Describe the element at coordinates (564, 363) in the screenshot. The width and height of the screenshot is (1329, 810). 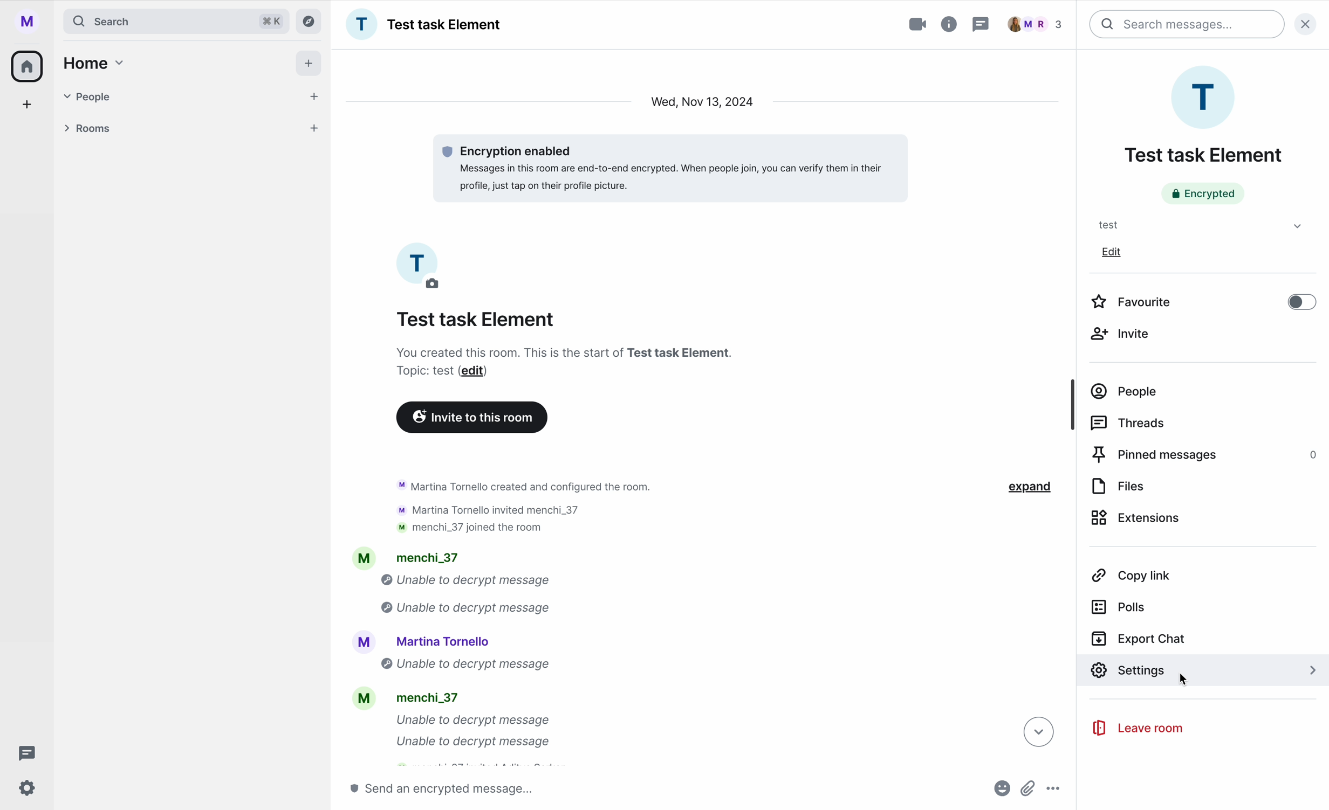
I see `description` at that location.